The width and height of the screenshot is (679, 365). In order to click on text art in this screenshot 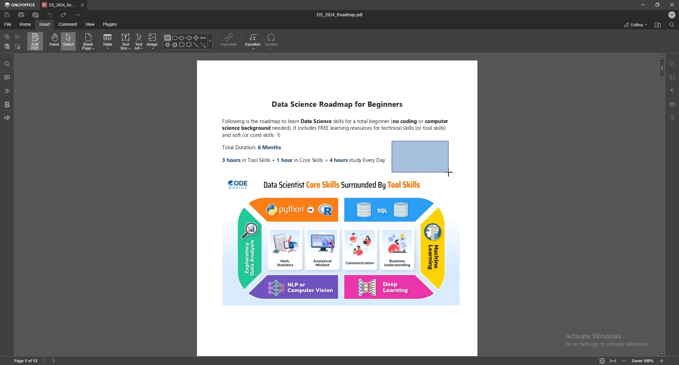, I will do `click(139, 41)`.